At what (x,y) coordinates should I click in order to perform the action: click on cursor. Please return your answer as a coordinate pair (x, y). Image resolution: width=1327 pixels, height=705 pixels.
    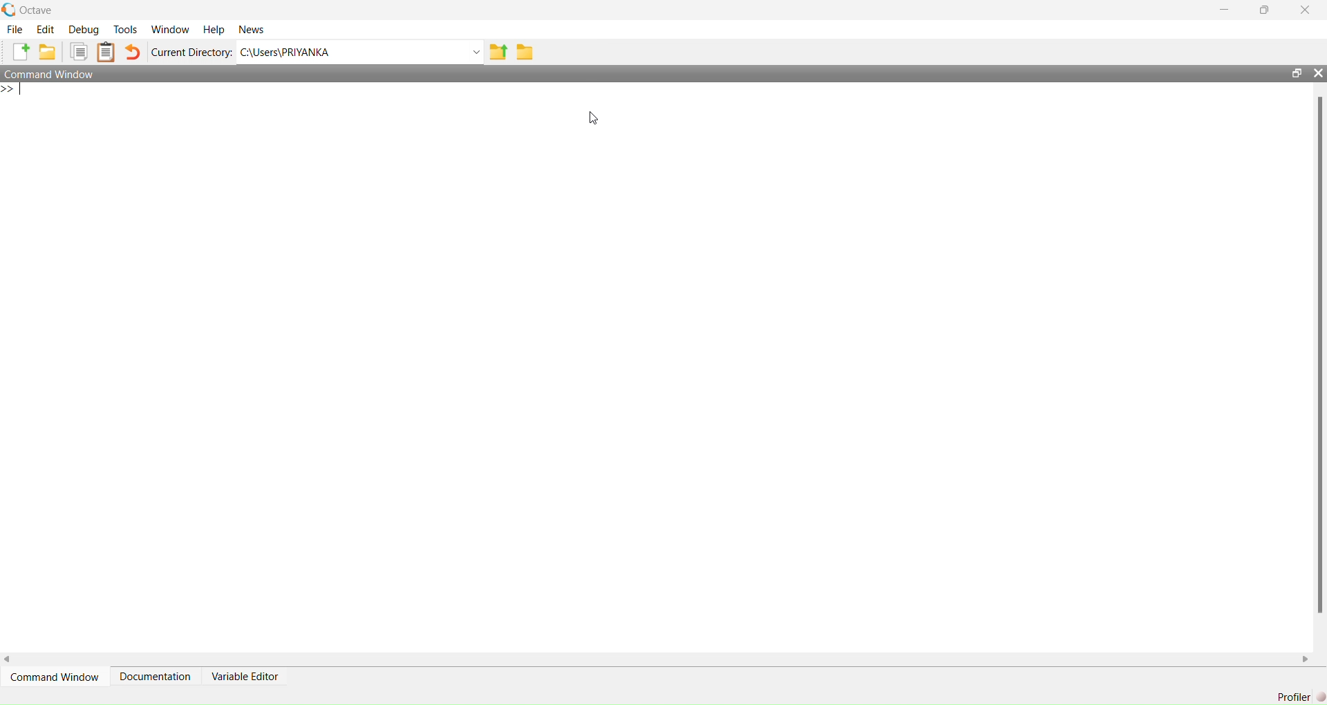
    Looking at the image, I should click on (593, 120).